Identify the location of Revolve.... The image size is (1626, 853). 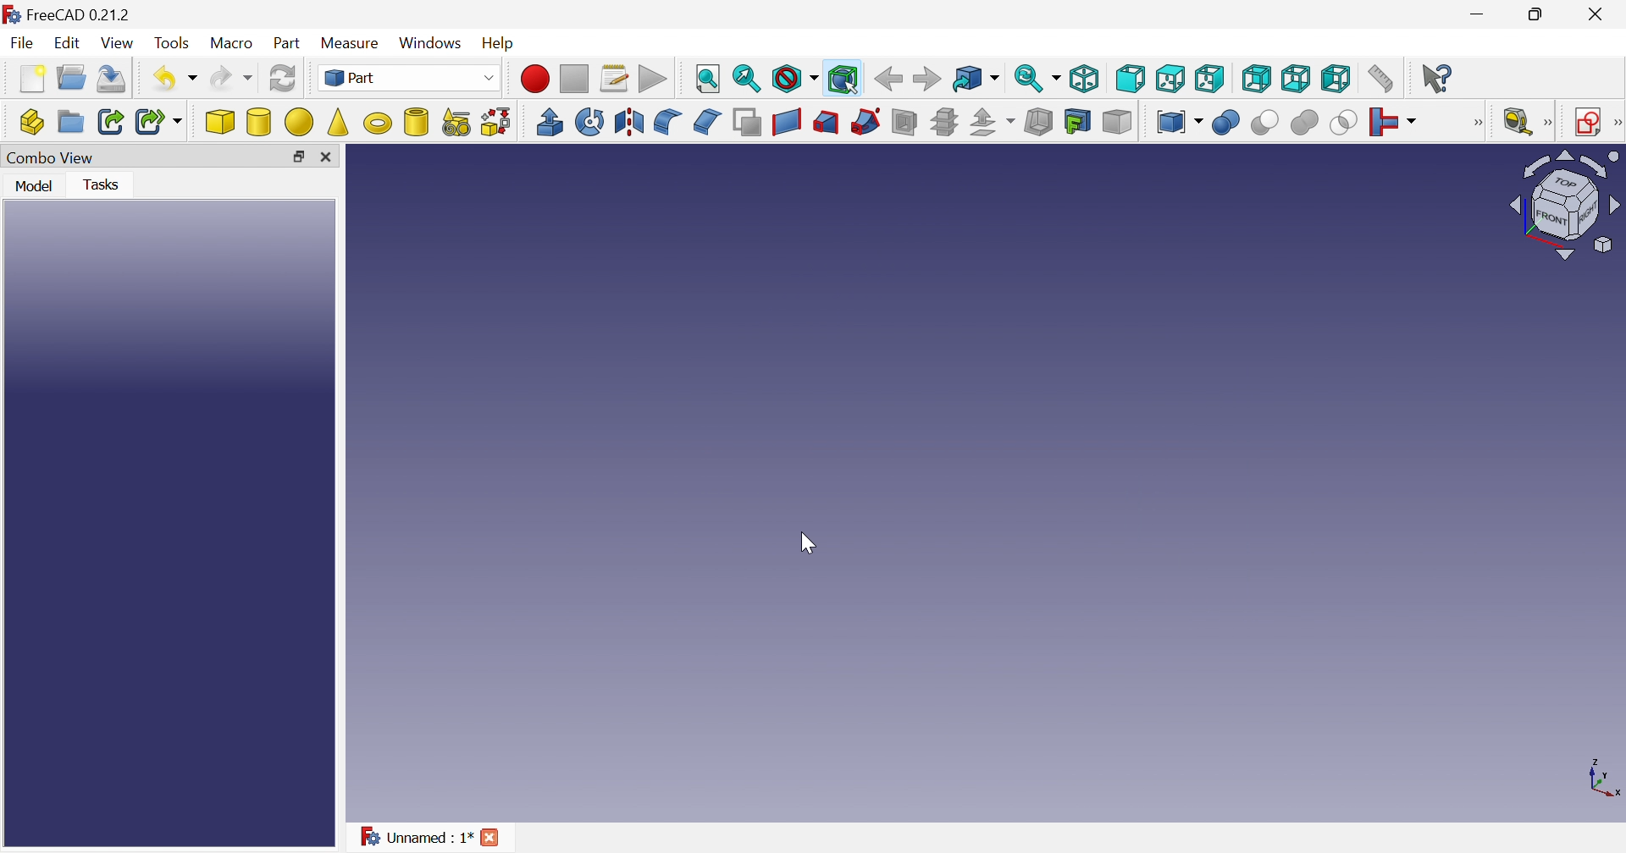
(589, 122).